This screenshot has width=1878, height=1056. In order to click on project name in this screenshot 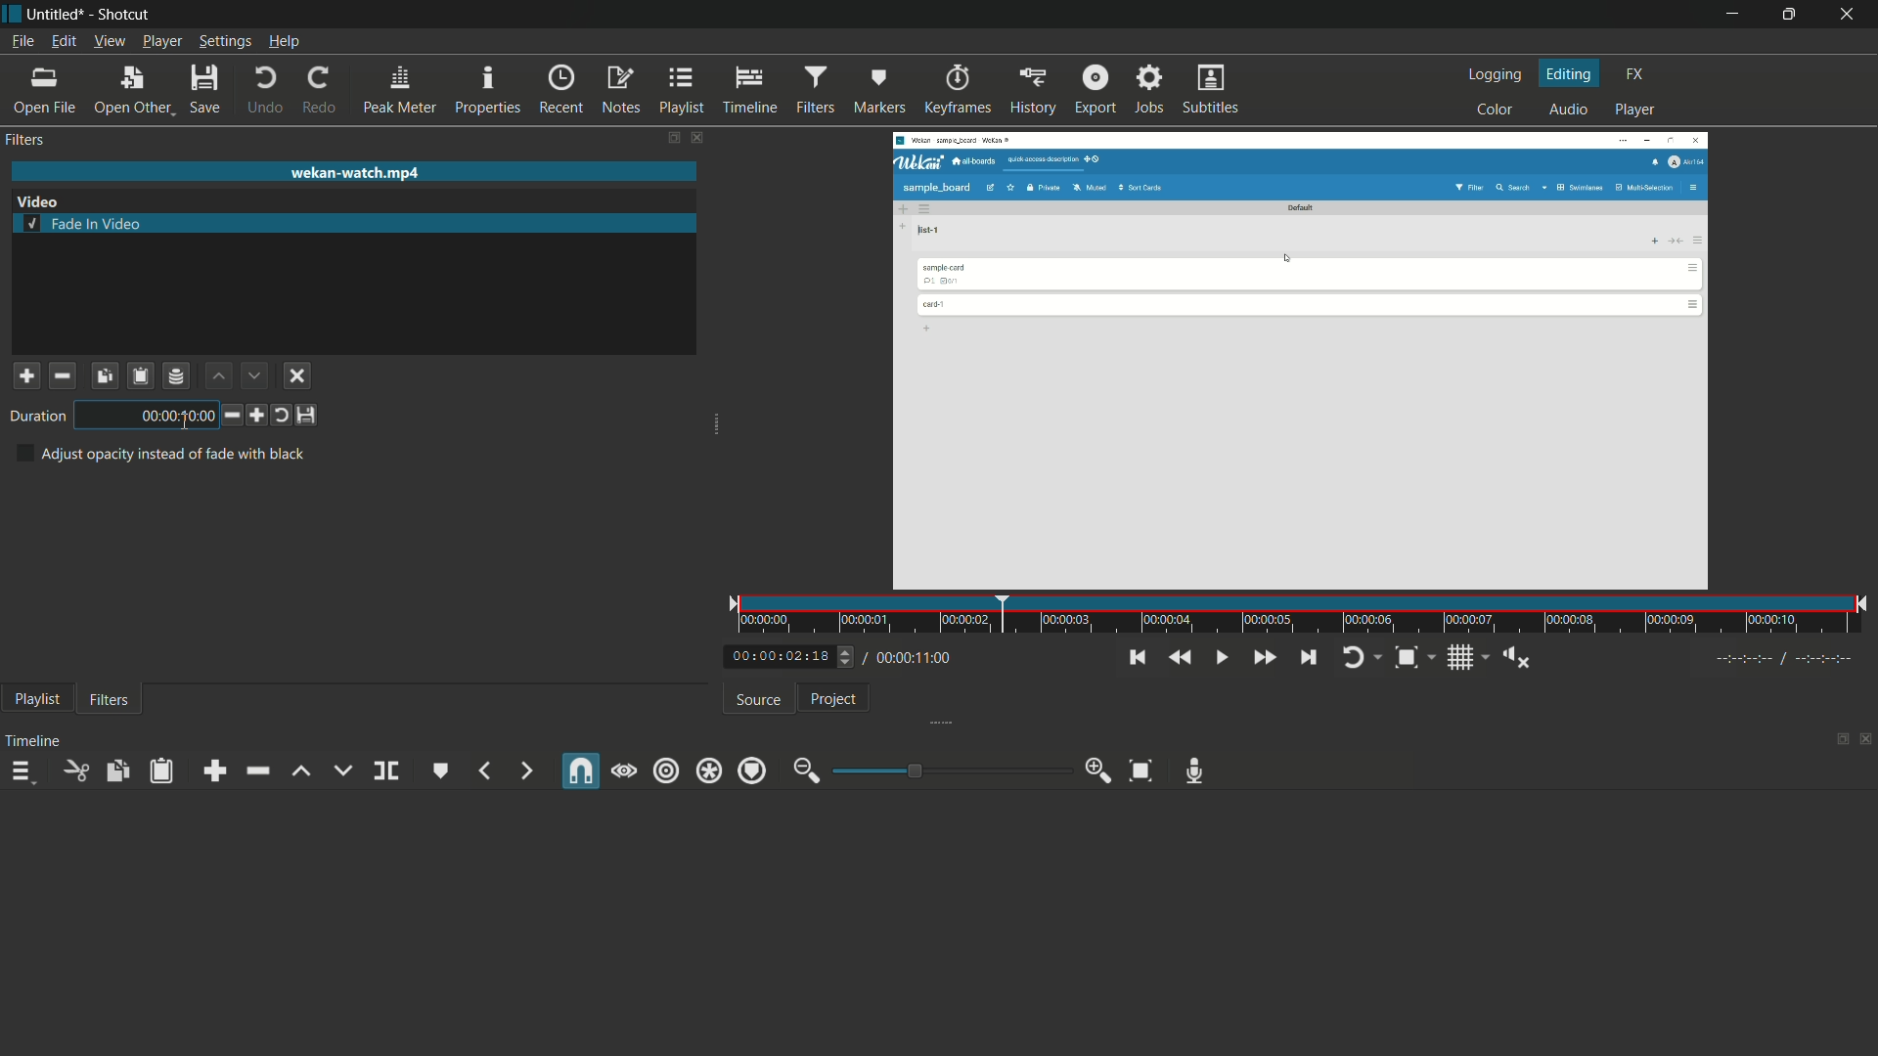, I will do `click(52, 15)`.